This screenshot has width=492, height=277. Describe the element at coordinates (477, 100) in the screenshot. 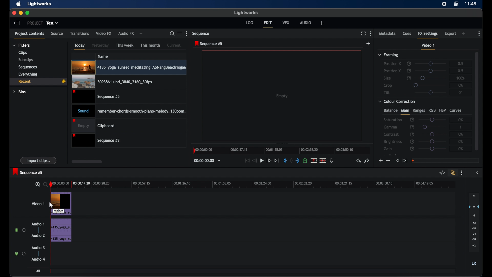

I see `scroll box` at that location.